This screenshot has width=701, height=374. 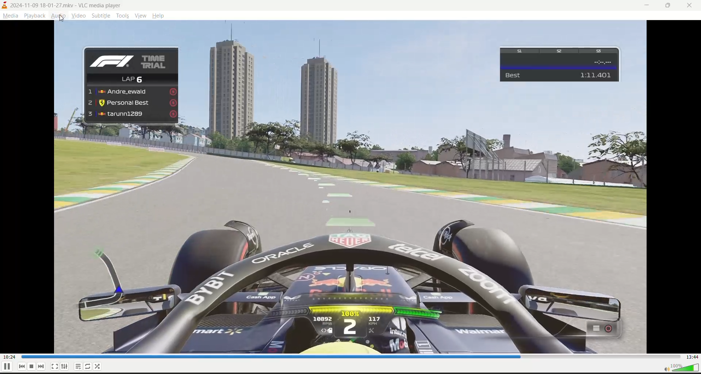 What do you see at coordinates (350, 245) in the screenshot?
I see `preview` at bounding box center [350, 245].